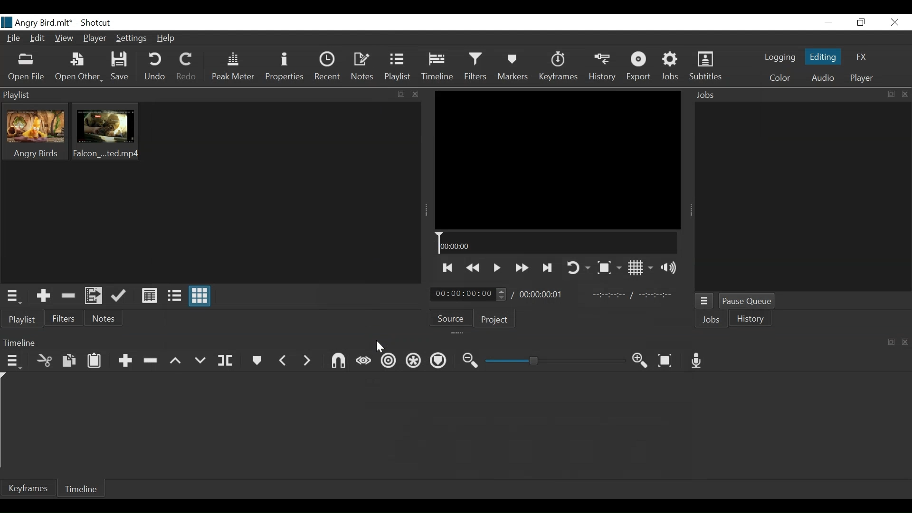 This screenshot has height=513, width=912. I want to click on Clip, so click(35, 132).